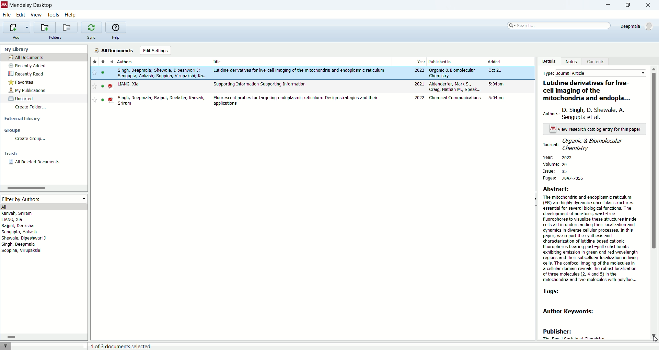  Describe the element at coordinates (31, 6) in the screenshot. I see `mendeley desktop` at that location.